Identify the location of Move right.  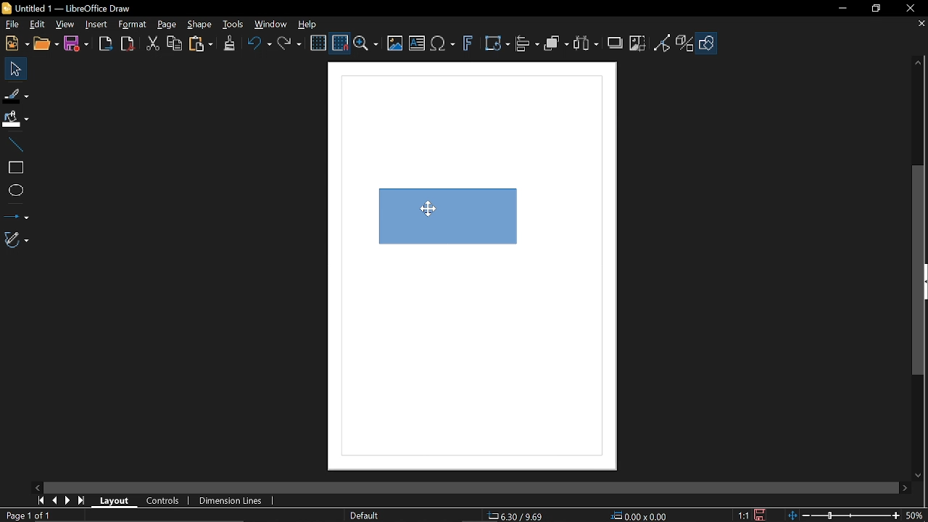
(906, 489).